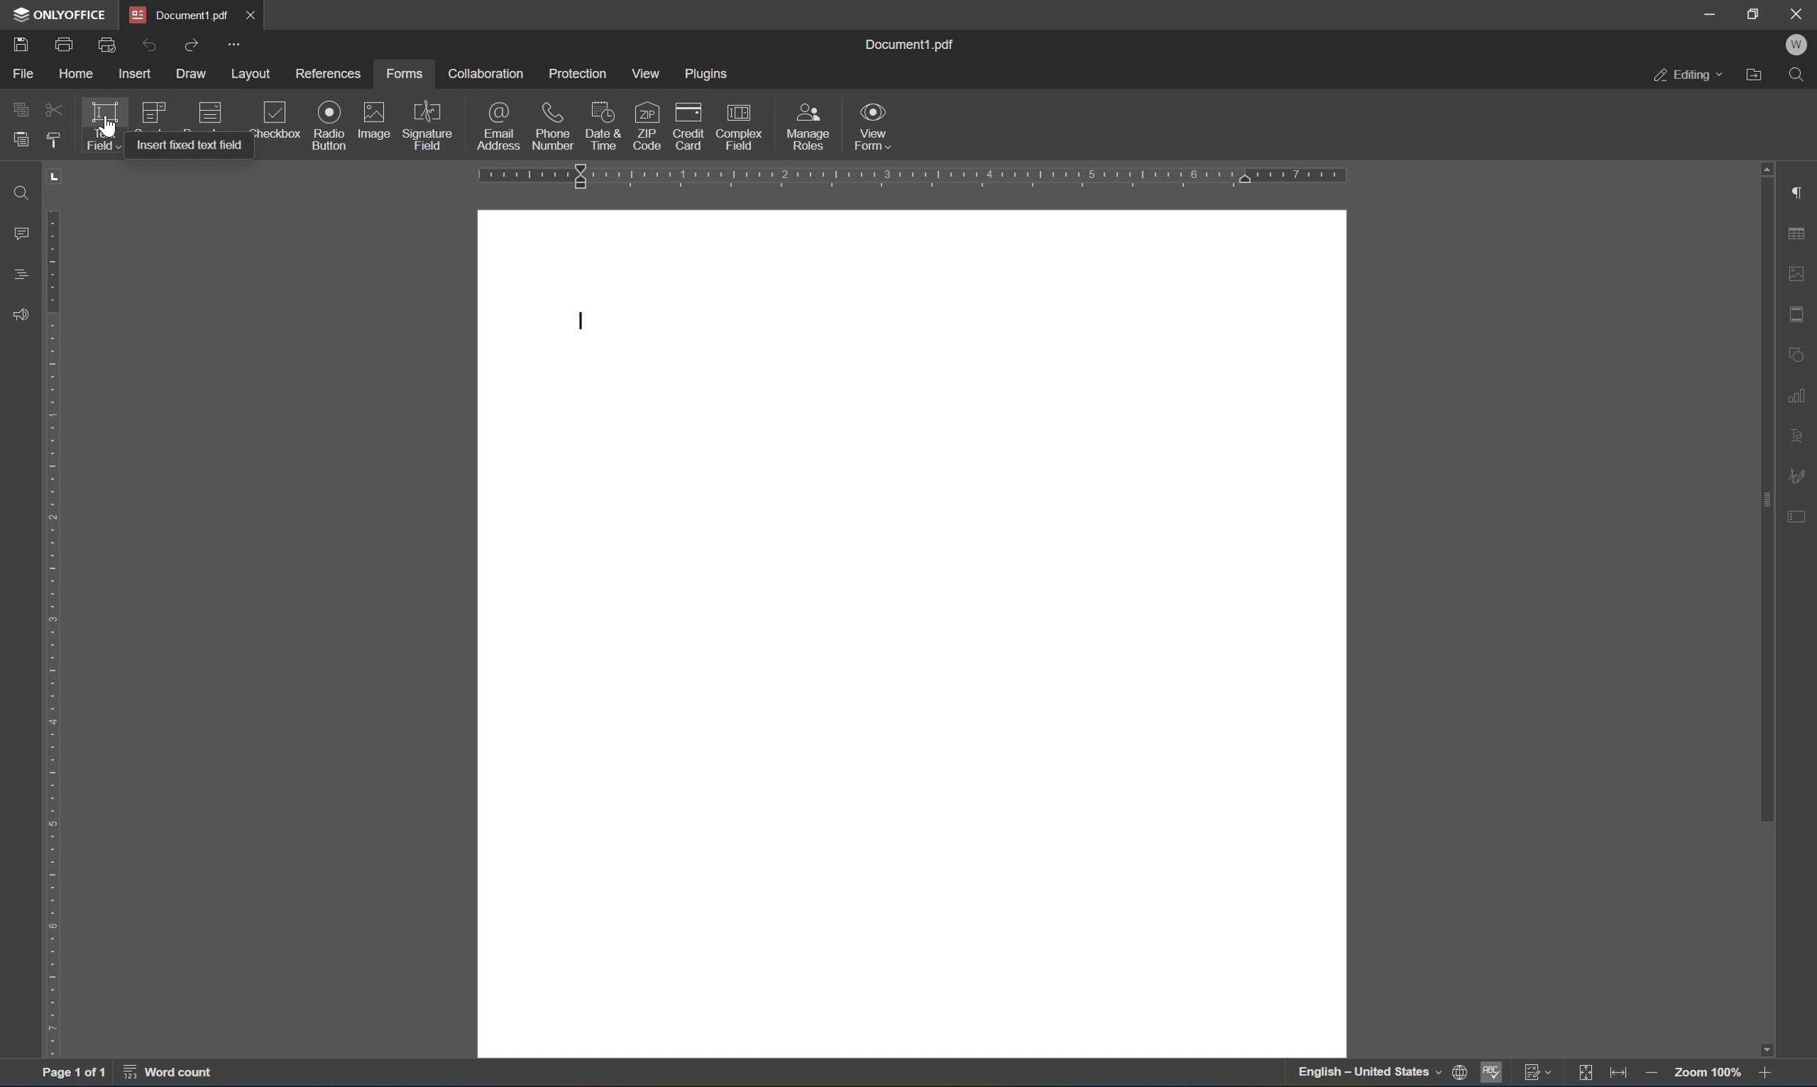 This screenshot has height=1087, width=1817. I want to click on layout, so click(252, 74).